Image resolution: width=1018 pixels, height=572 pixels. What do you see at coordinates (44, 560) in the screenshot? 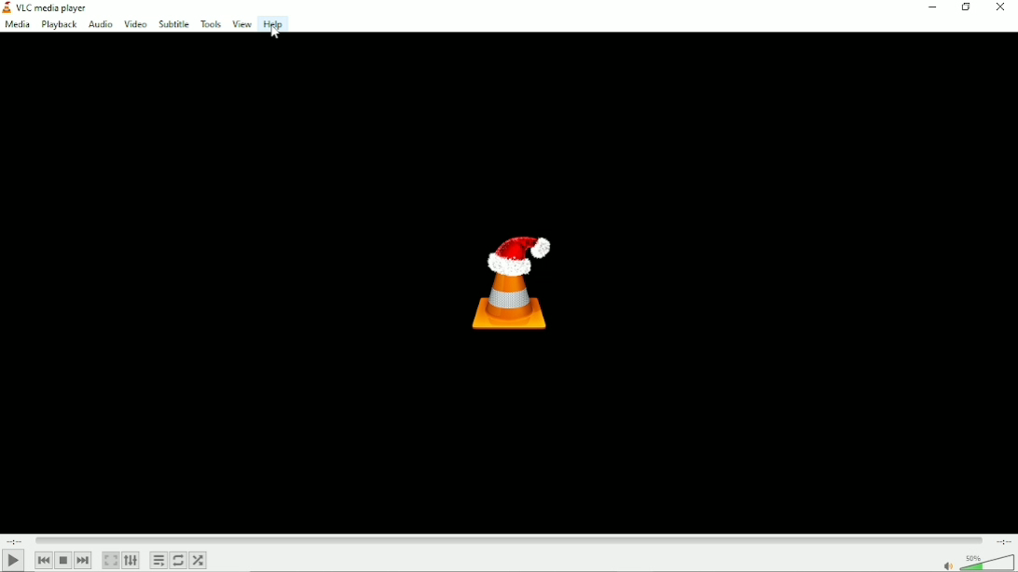
I see `Previous` at bounding box center [44, 560].